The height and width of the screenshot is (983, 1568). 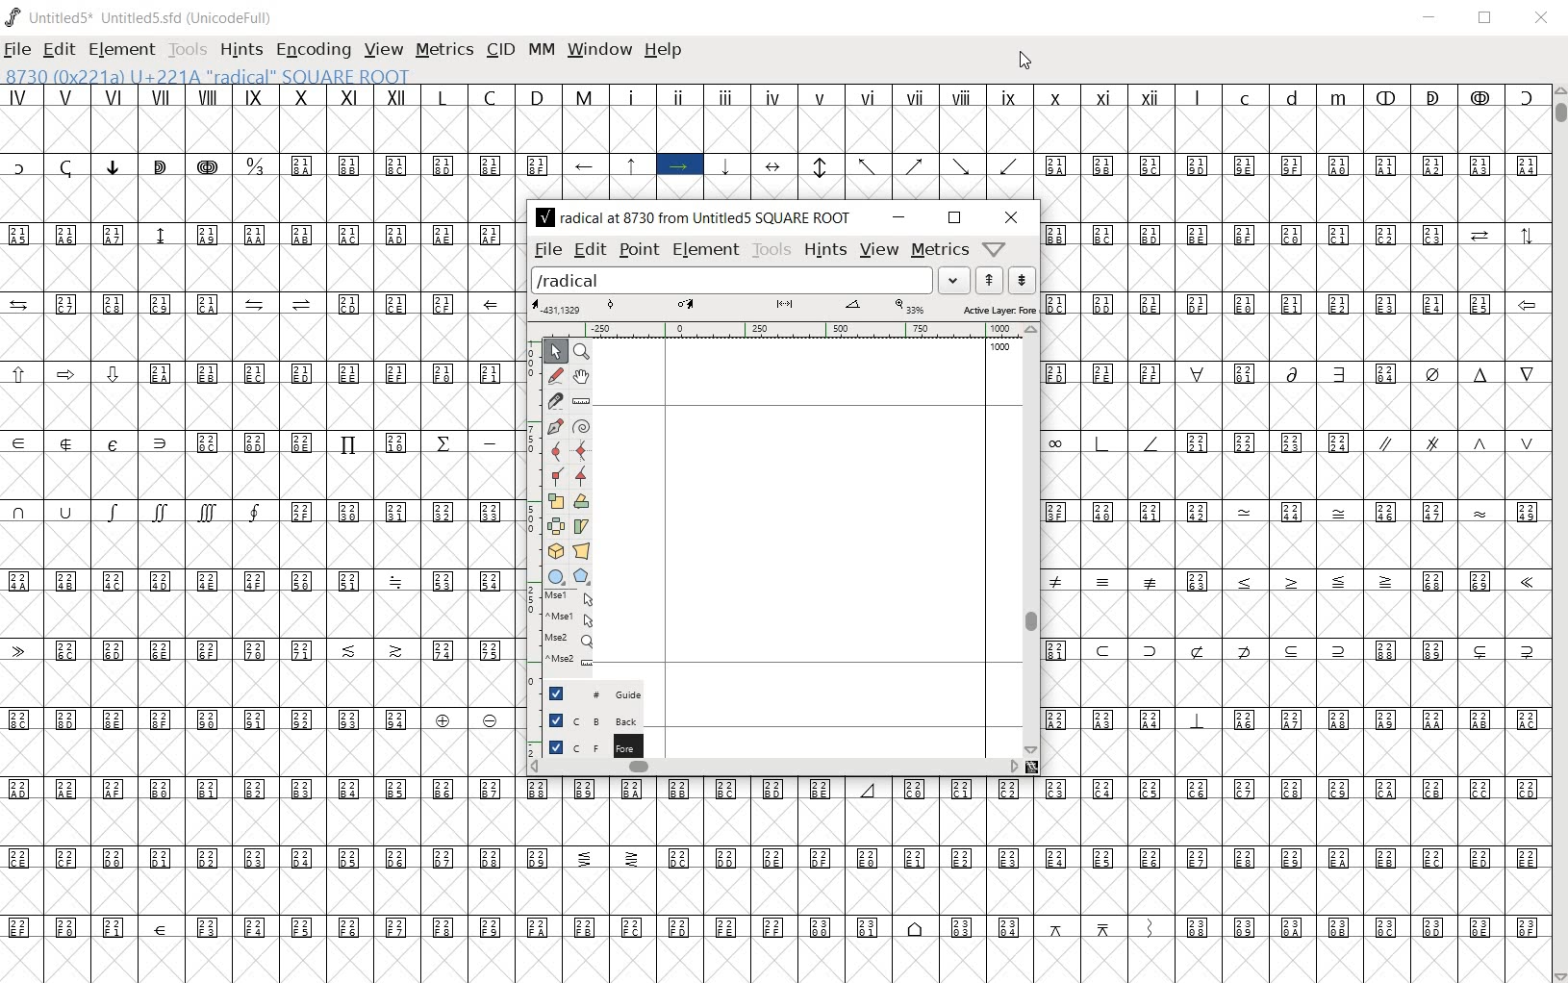 What do you see at coordinates (991, 279) in the screenshot?
I see `show the next word on the list` at bounding box center [991, 279].